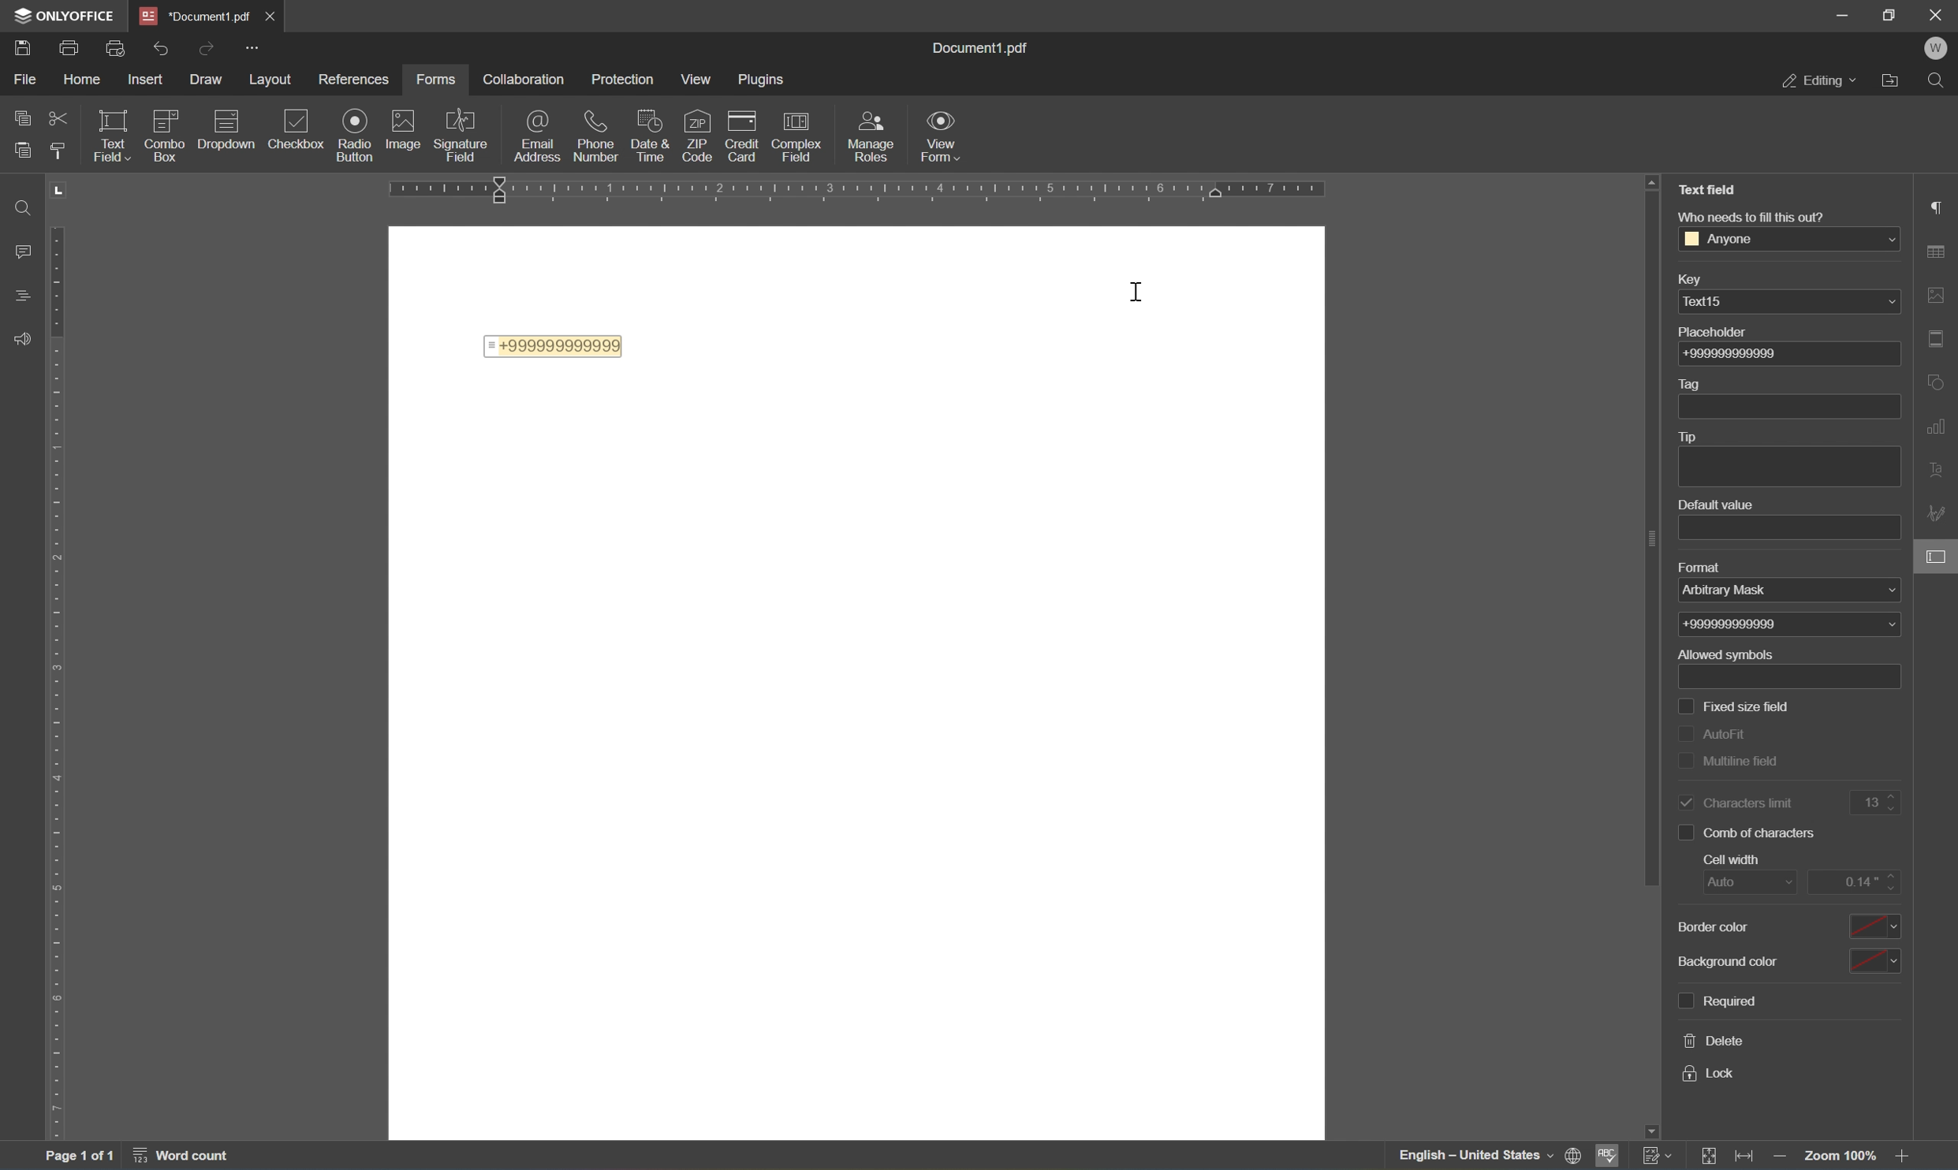  Describe the element at coordinates (1941, 249) in the screenshot. I see `table settings` at that location.